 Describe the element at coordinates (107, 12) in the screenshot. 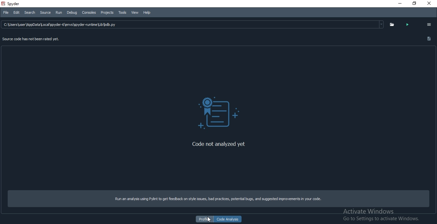

I see `Projects` at that location.